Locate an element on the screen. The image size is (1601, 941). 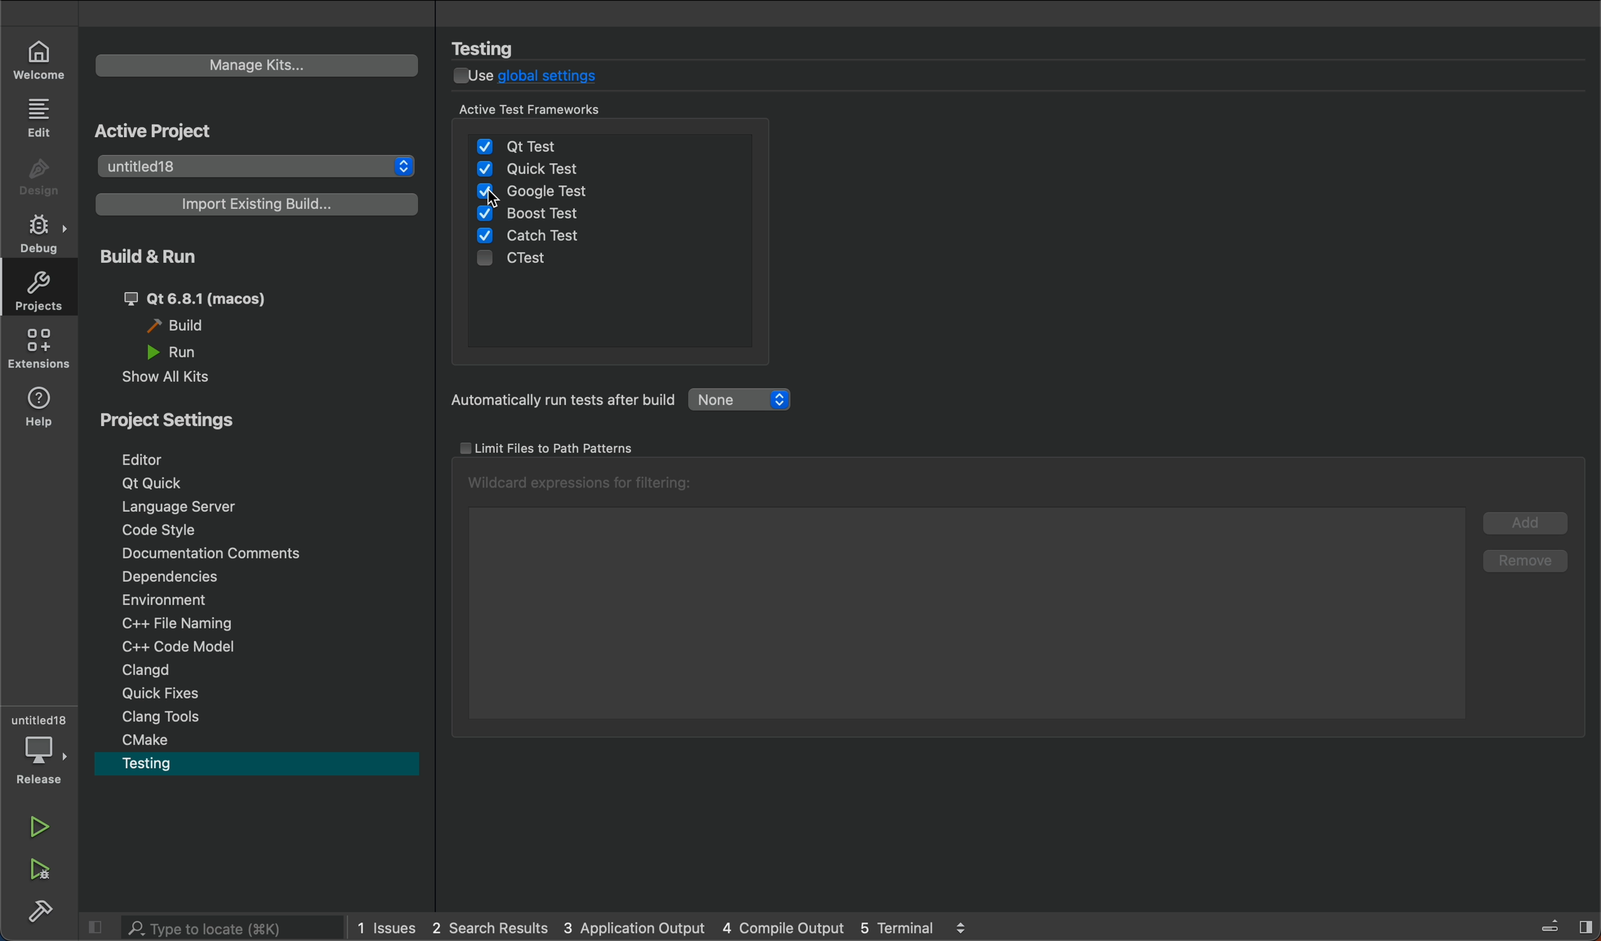
build and run is located at coordinates (255, 312).